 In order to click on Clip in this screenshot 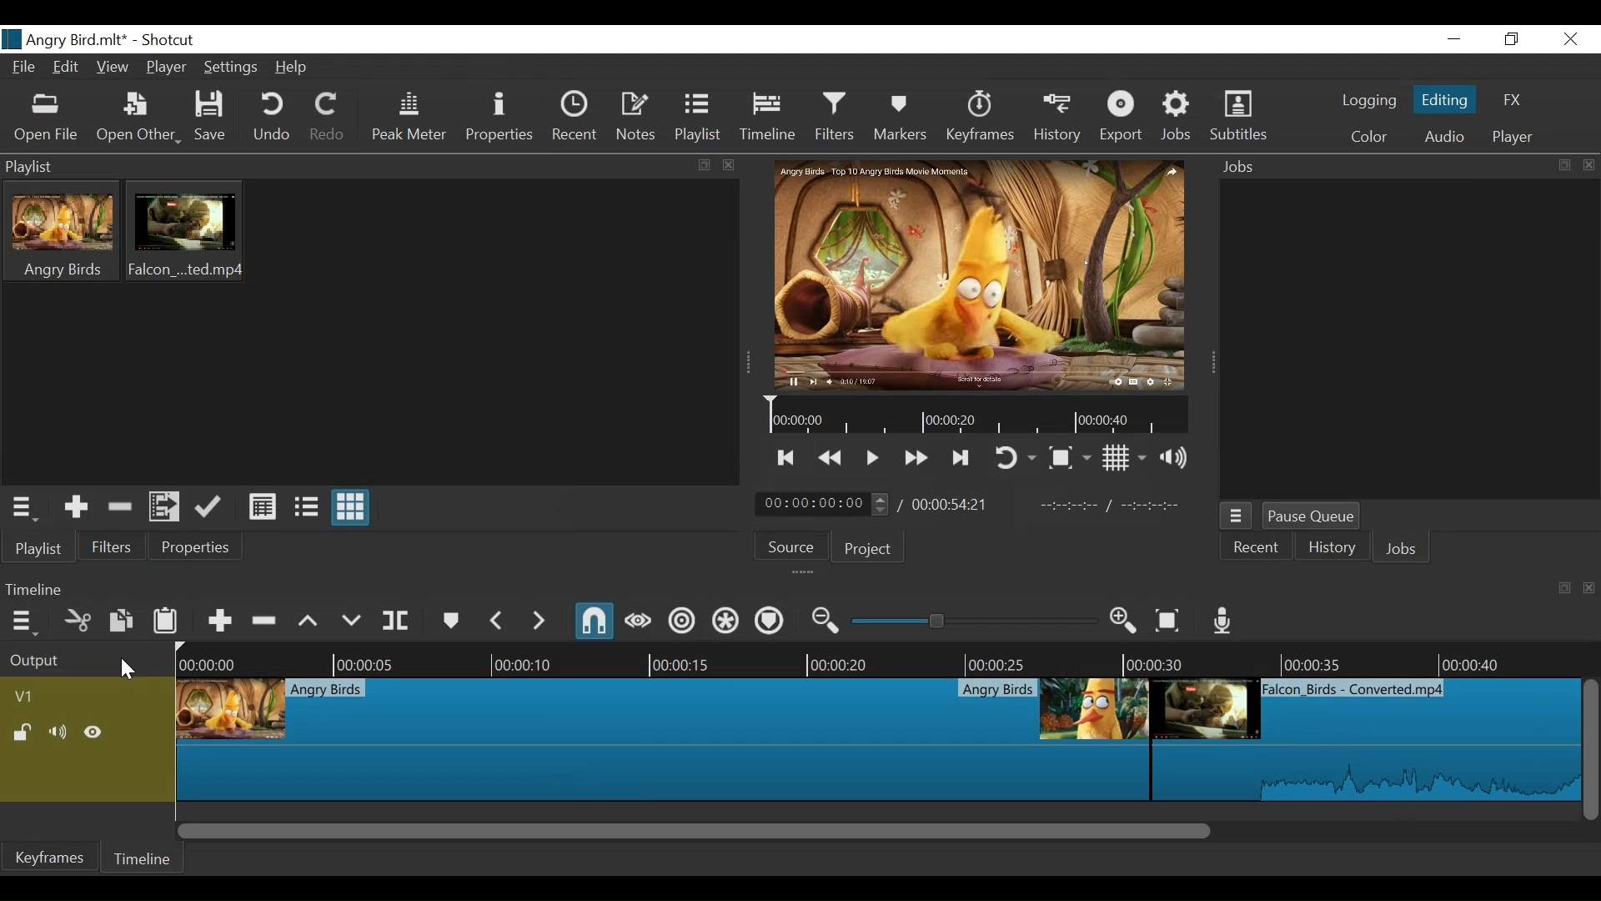, I will do `click(1364, 739)`.